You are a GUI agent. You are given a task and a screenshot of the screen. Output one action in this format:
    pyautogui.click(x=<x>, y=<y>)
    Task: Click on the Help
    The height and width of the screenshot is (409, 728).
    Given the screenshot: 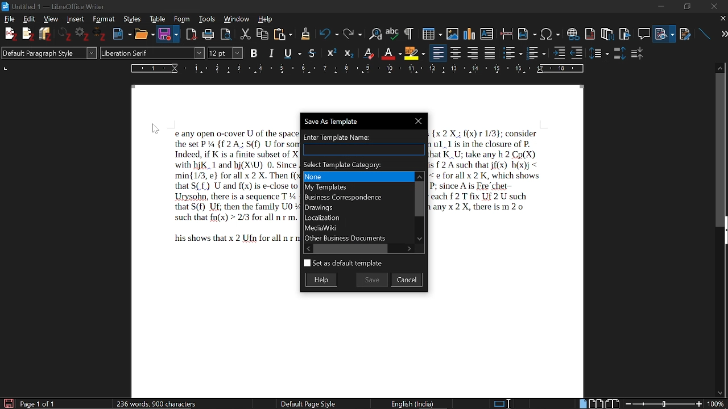 What is the action you would take?
    pyautogui.click(x=266, y=18)
    